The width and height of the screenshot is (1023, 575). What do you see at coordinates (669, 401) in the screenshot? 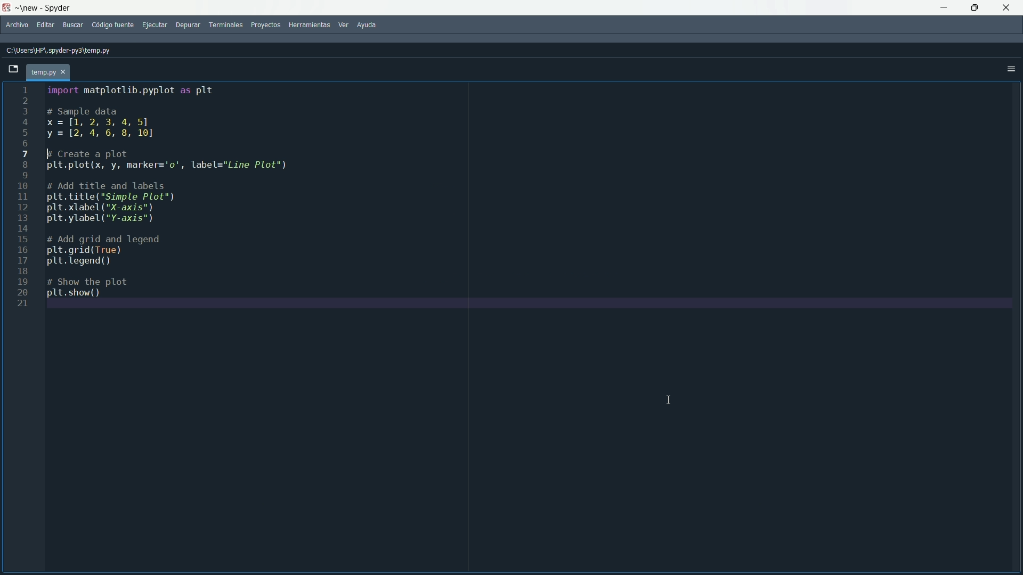
I see `cursor` at bounding box center [669, 401].